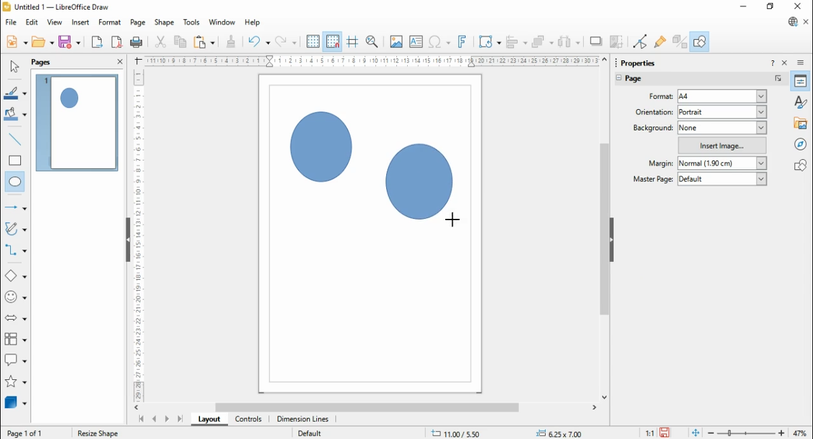  I want to click on styles, so click(802, 101).